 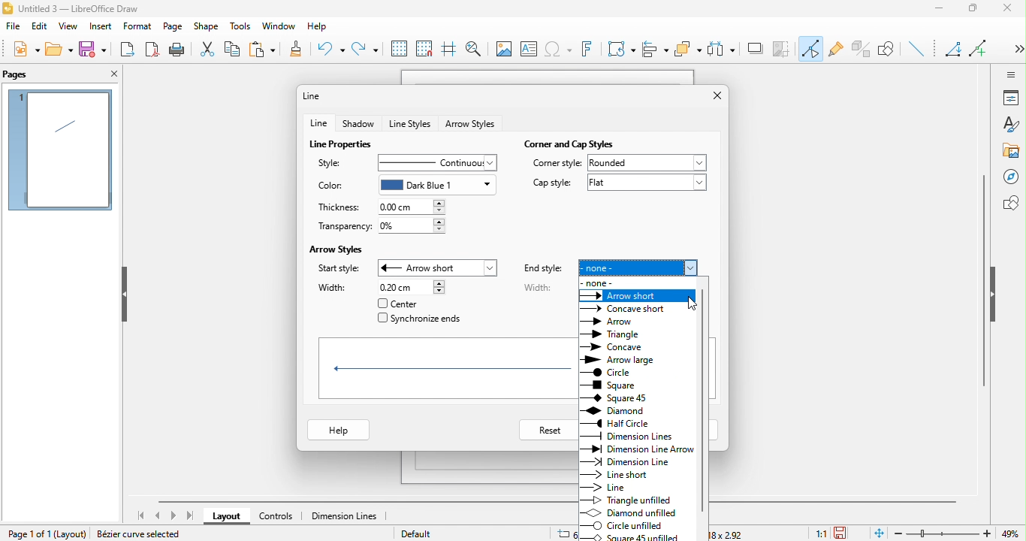 I want to click on close, so click(x=112, y=75).